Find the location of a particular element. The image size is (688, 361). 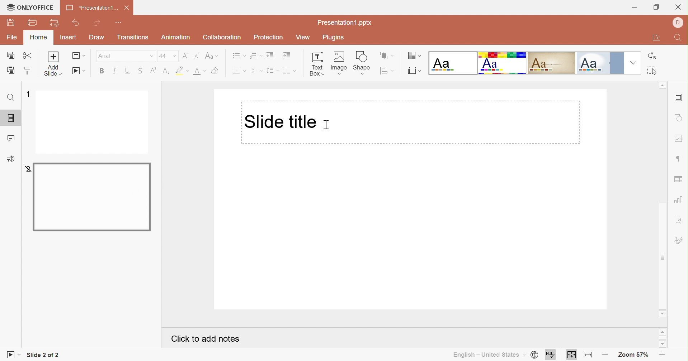

Scroll bar is located at coordinates (662, 338).